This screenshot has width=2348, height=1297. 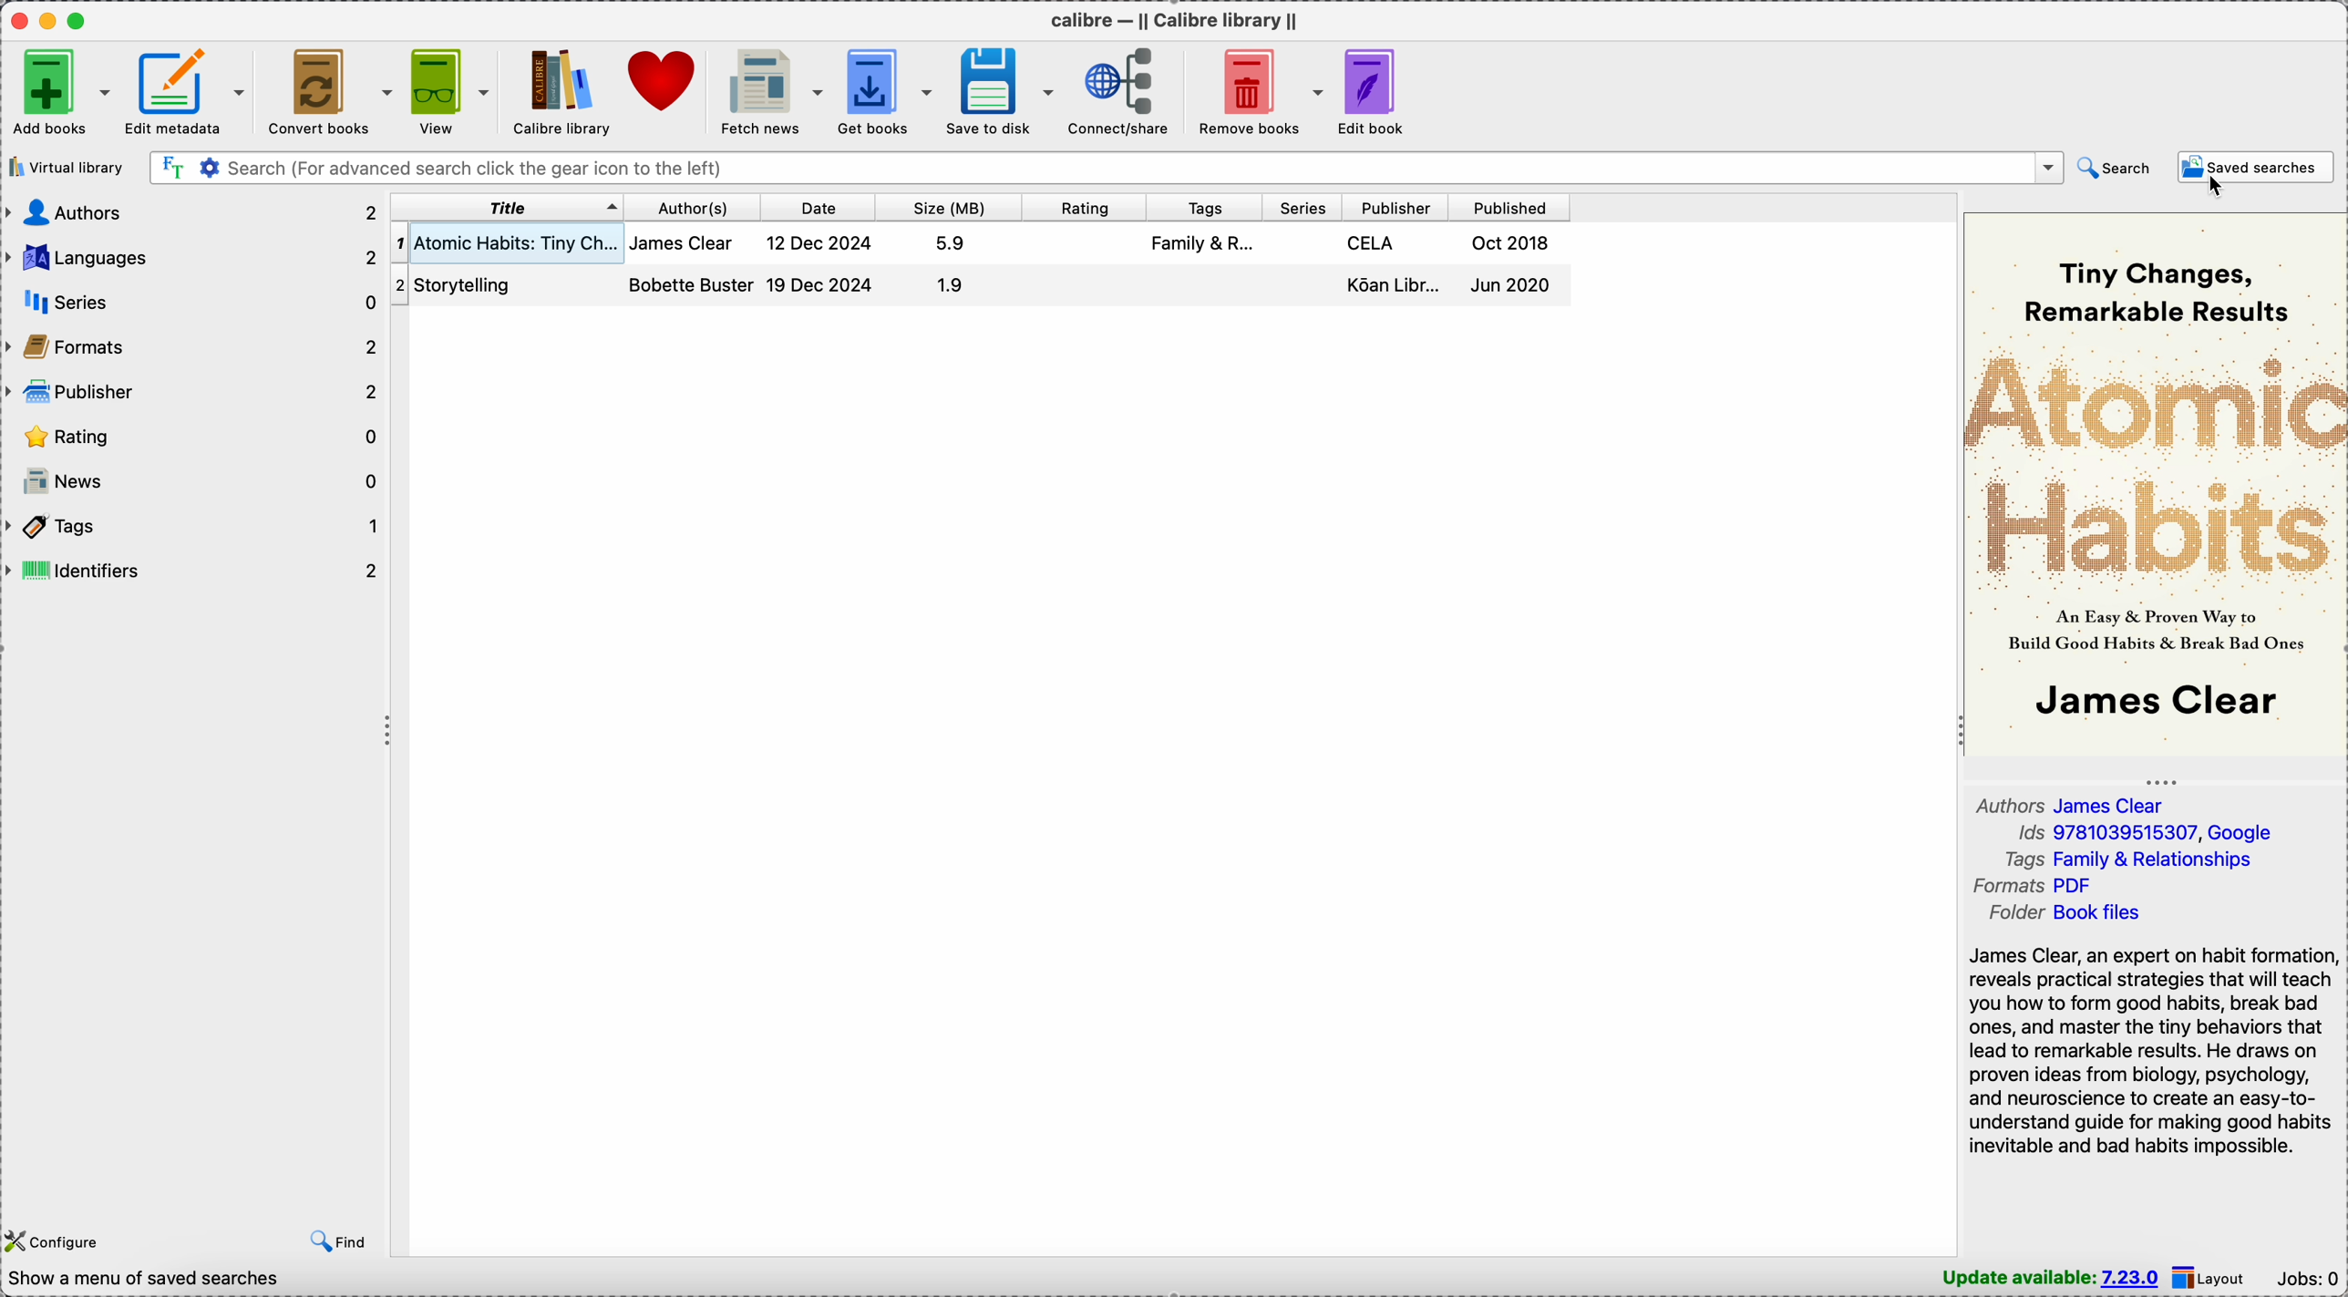 I want to click on publisher, so click(x=1394, y=209).